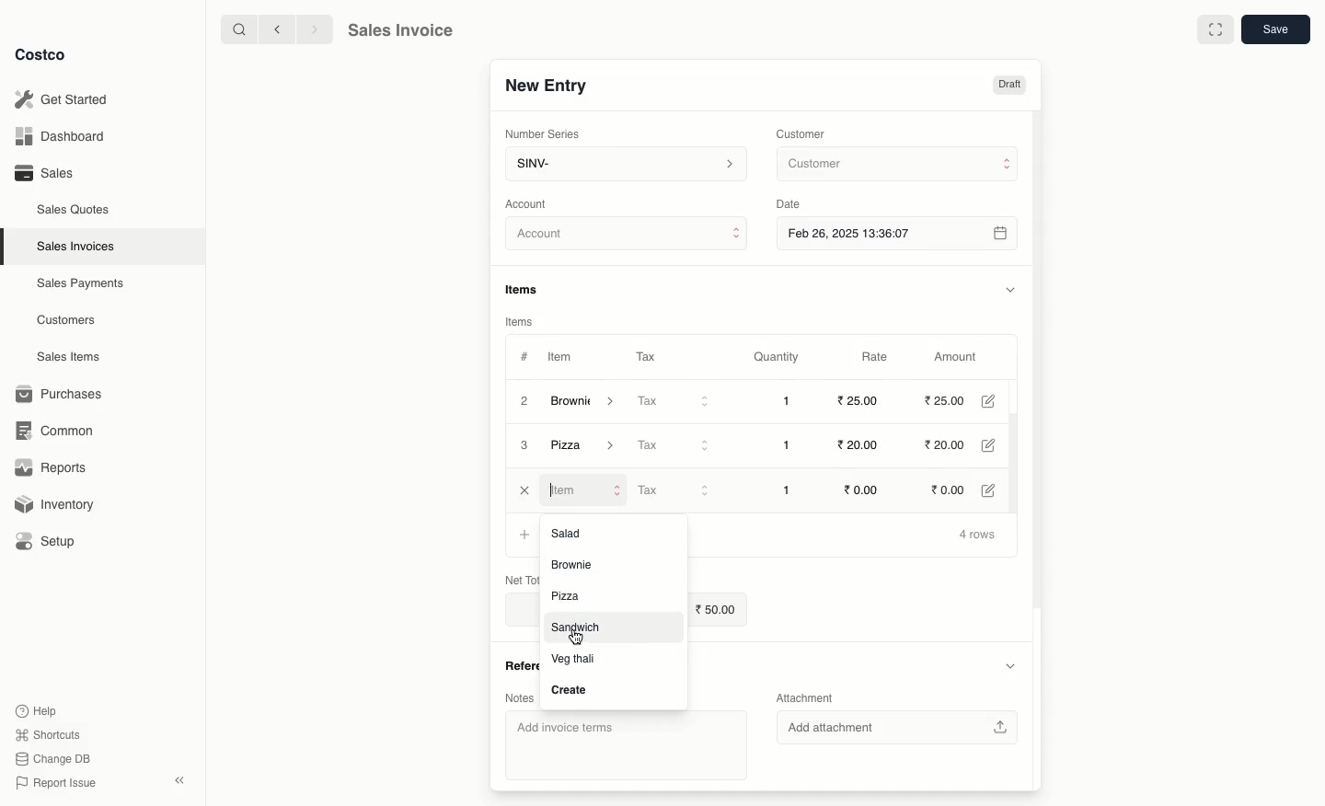 The height and width of the screenshot is (806, 1325). I want to click on Quantity, so click(775, 358).